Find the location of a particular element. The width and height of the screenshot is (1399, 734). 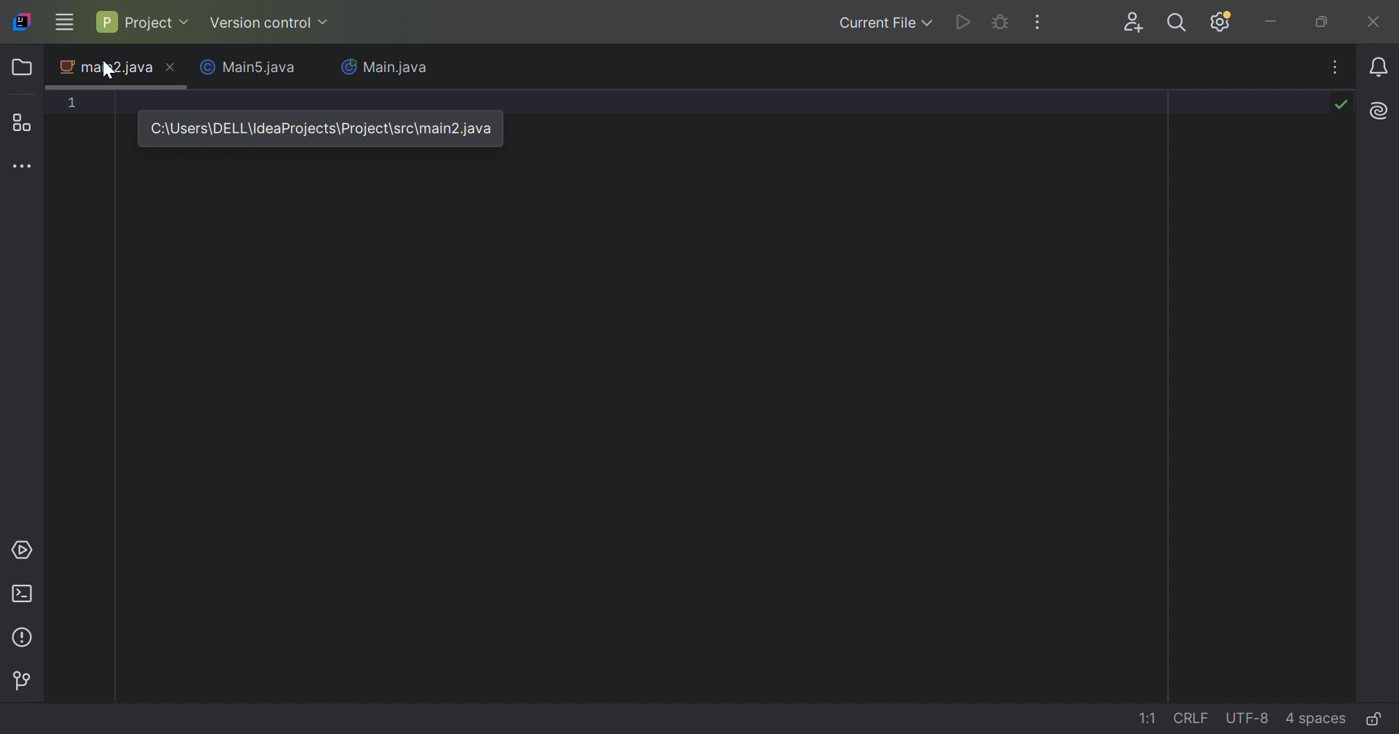

main2.java is located at coordinates (105, 68).